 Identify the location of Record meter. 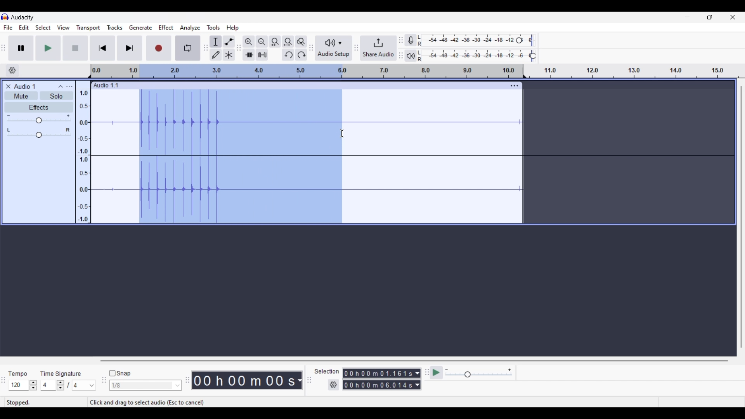
(411, 40).